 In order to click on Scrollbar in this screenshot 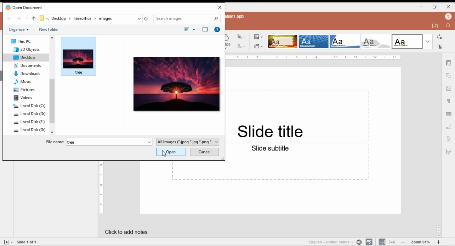, I will do `click(438, 231)`.